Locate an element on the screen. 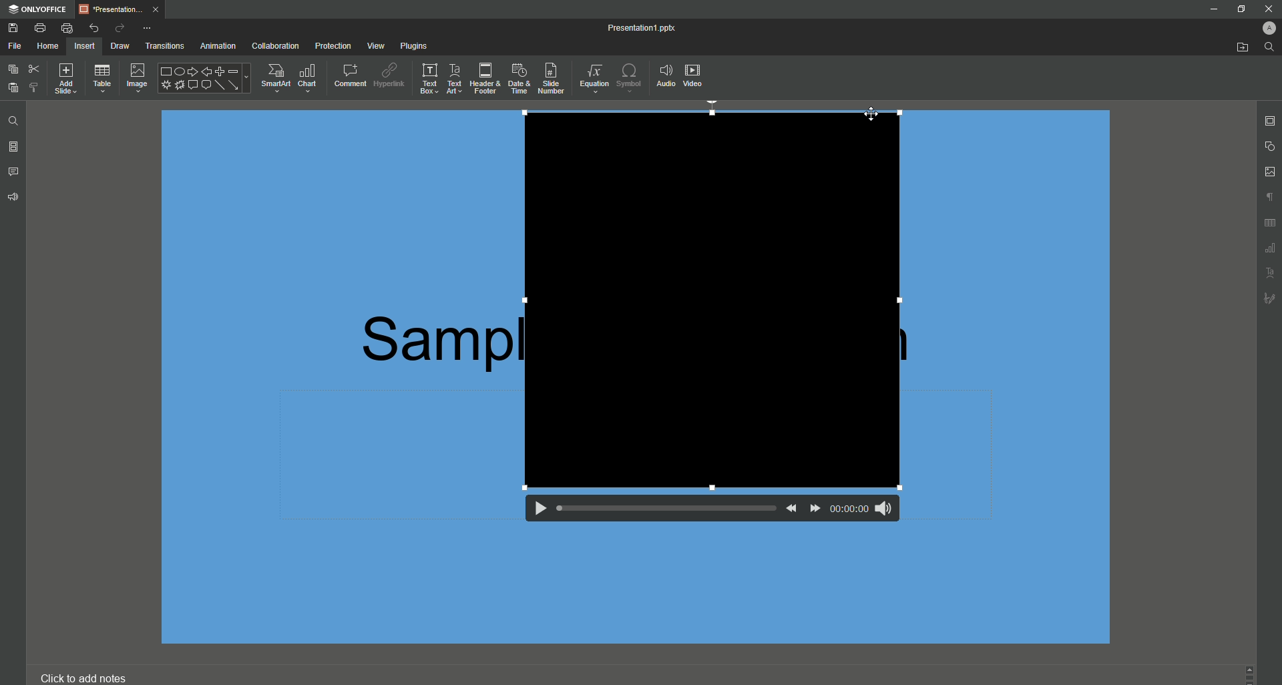 The height and width of the screenshot is (685, 1282). More Options is located at coordinates (150, 28).